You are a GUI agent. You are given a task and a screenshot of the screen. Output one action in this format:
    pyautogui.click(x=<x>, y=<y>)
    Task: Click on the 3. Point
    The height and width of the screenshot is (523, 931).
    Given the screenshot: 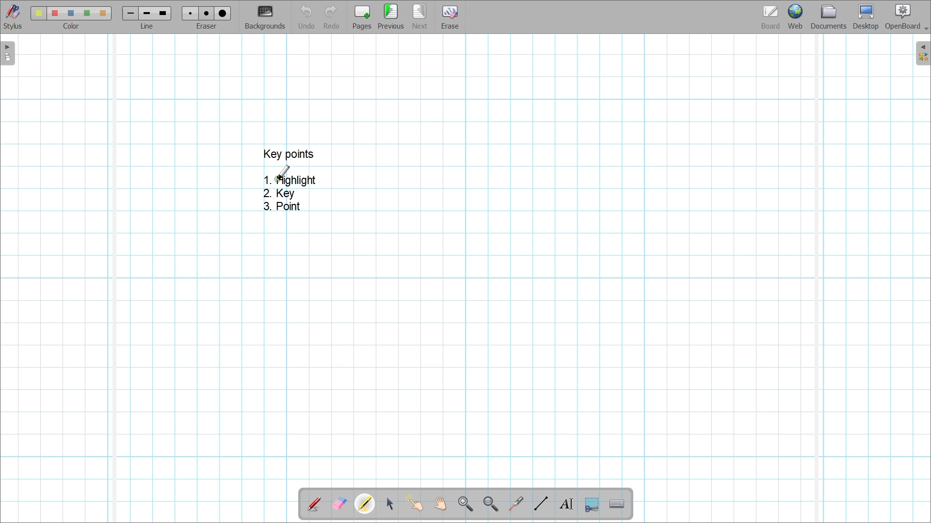 What is the action you would take?
    pyautogui.click(x=281, y=206)
    